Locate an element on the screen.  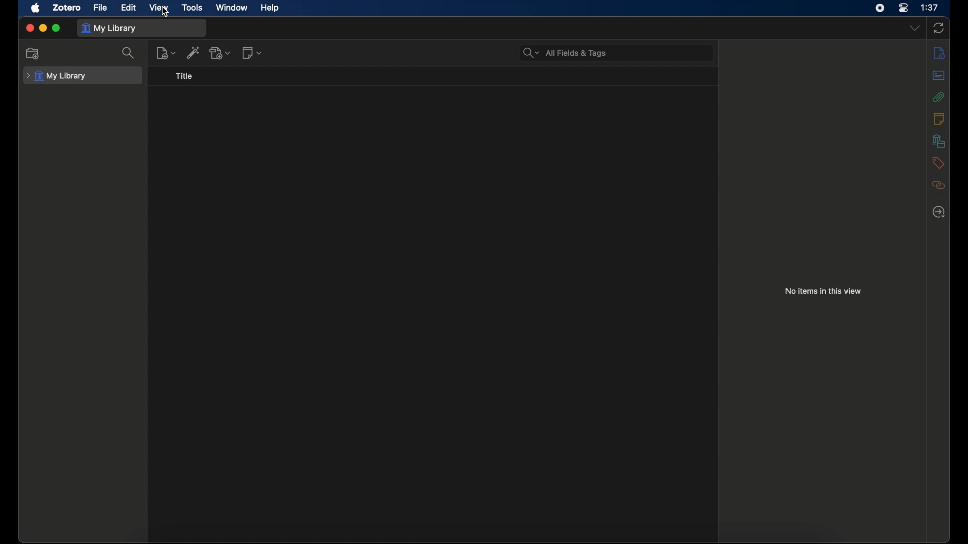
abstract is located at coordinates (939, 75).